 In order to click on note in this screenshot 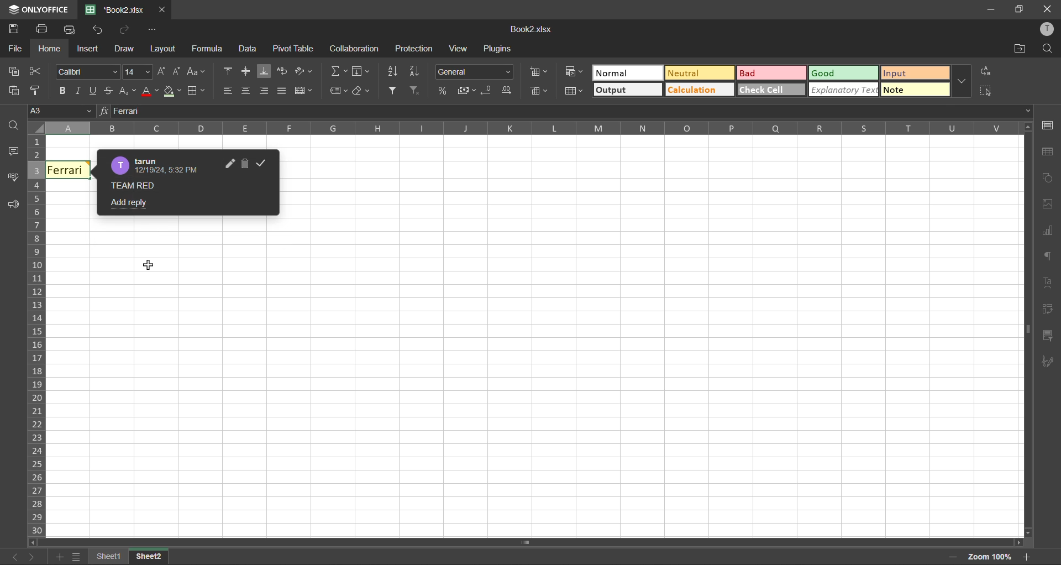, I will do `click(912, 90)`.